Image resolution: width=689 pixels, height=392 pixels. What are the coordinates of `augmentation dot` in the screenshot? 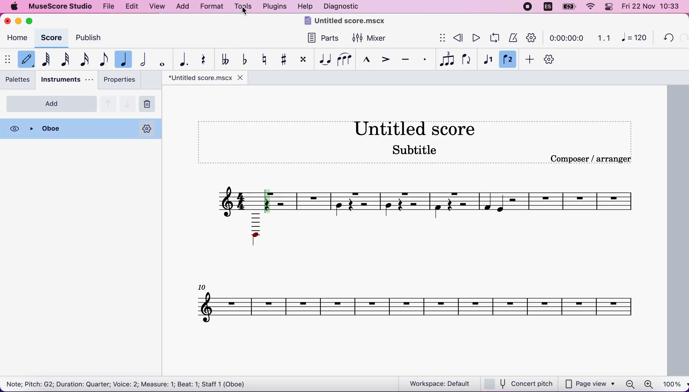 It's located at (185, 59).